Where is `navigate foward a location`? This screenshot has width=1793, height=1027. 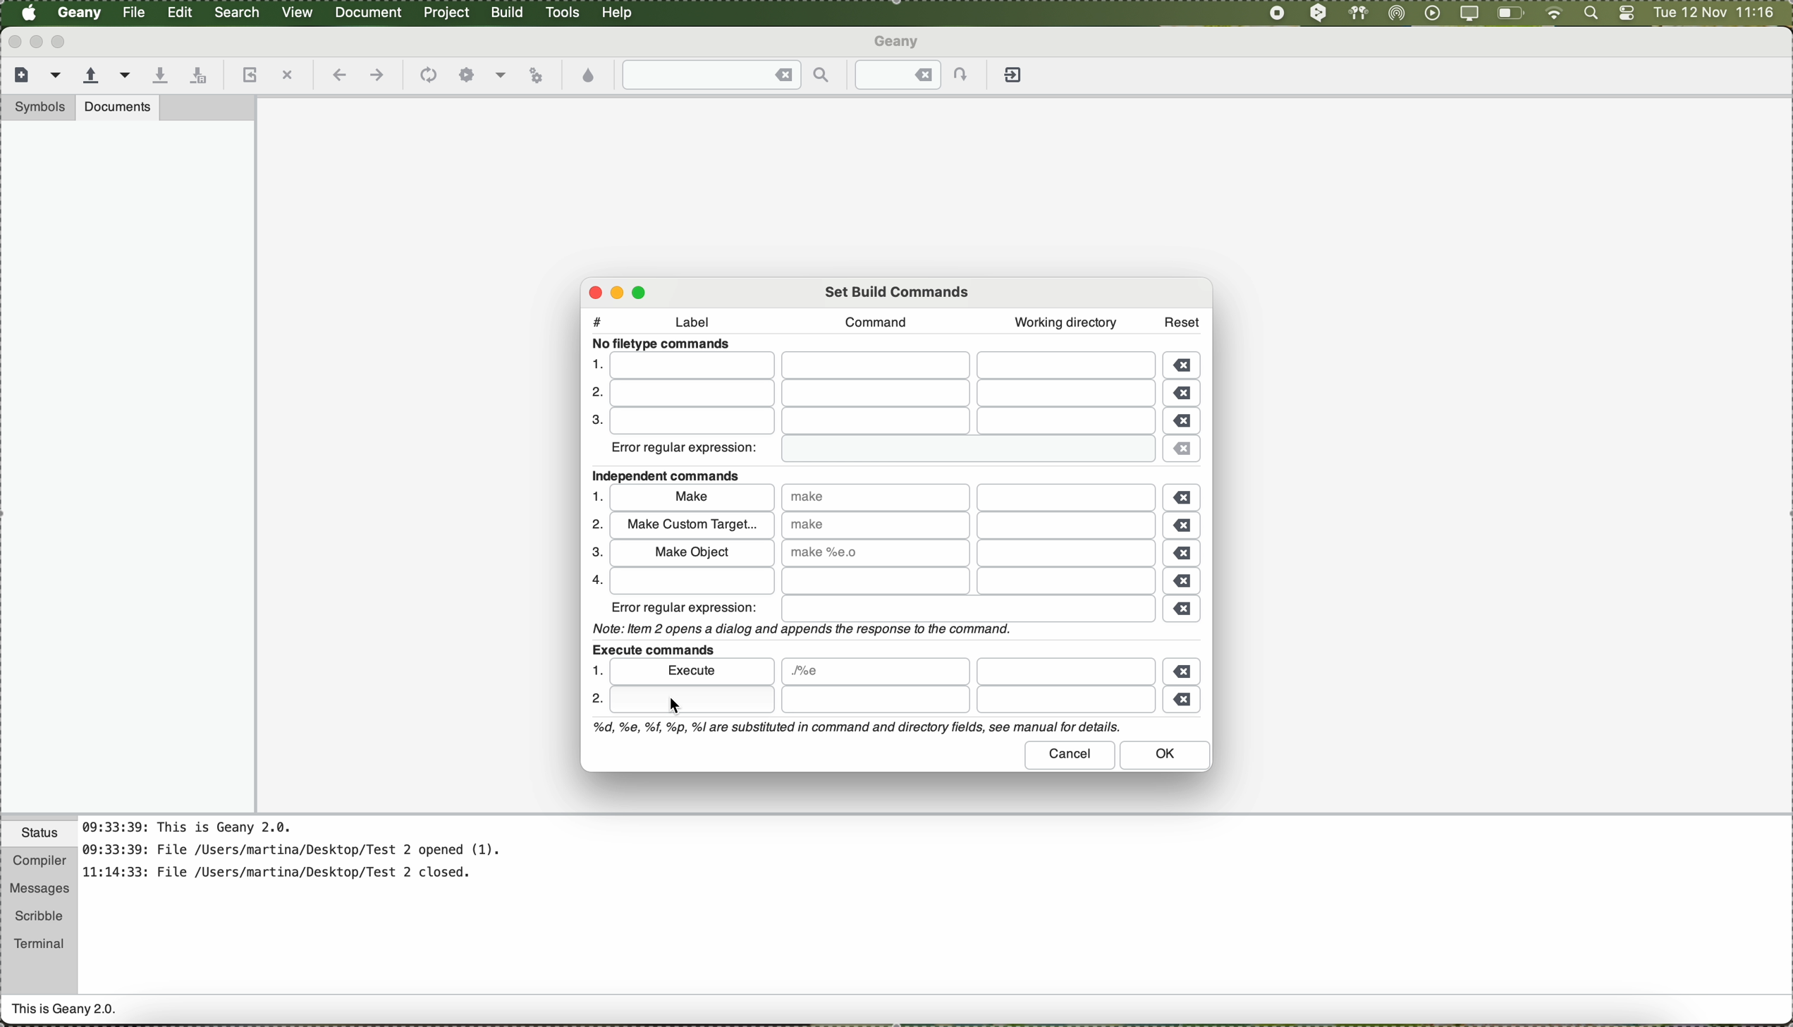 navigate foward a location is located at coordinates (376, 75).